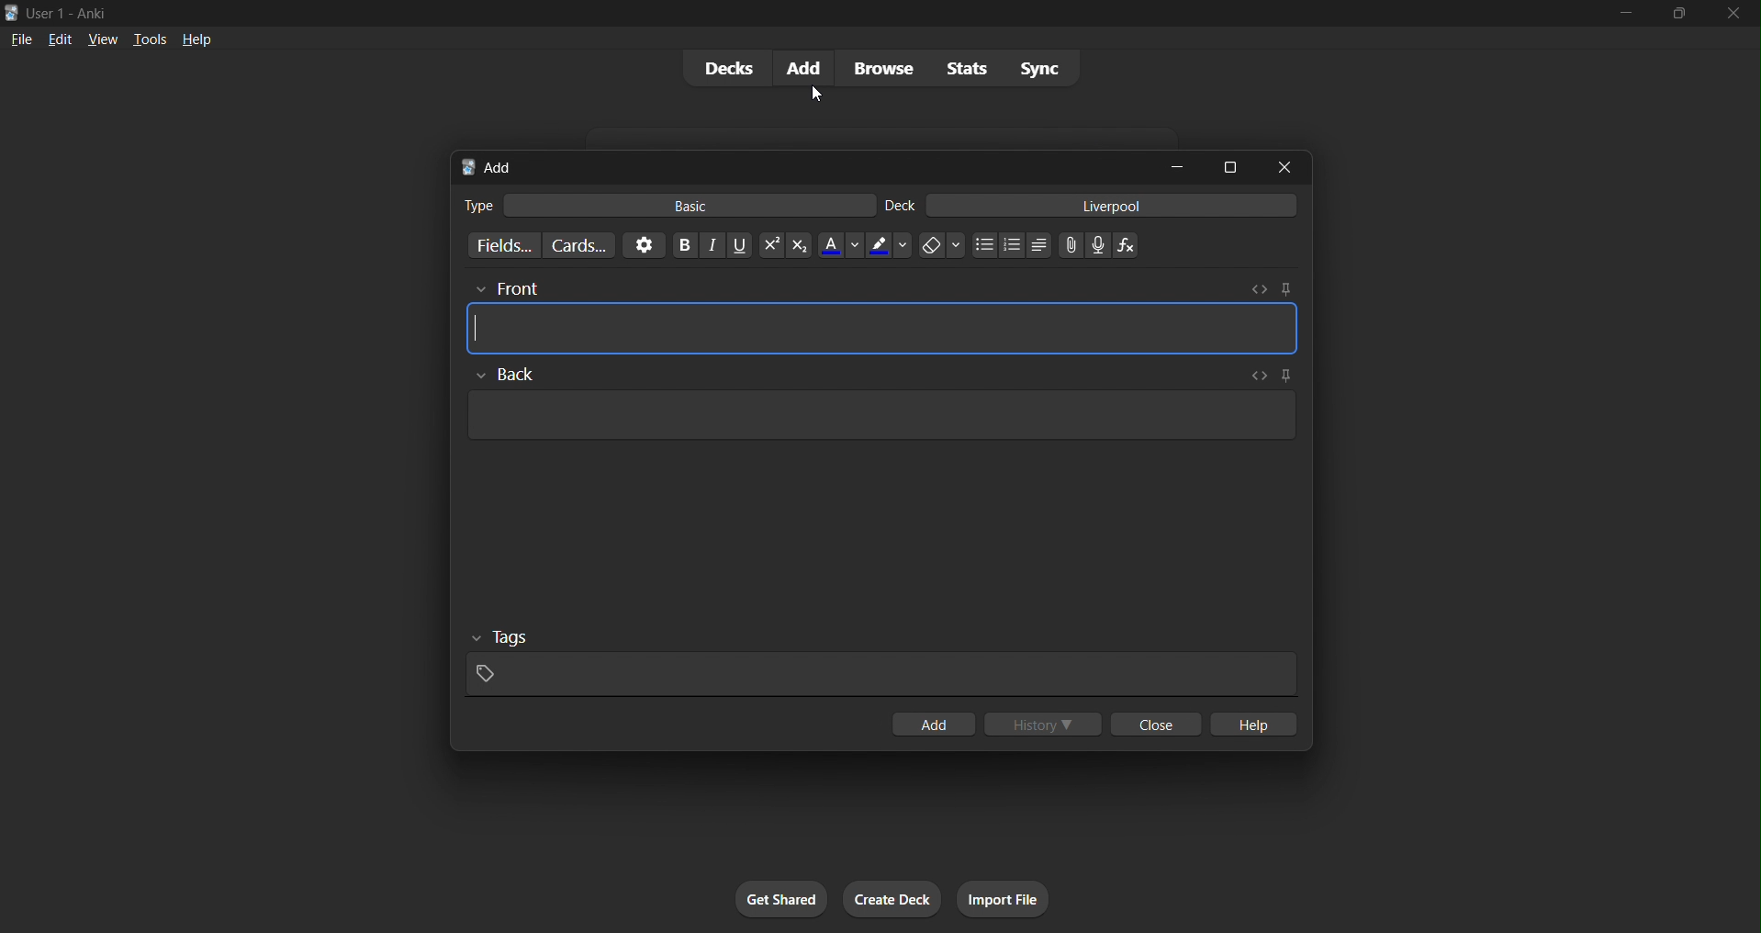 The width and height of the screenshot is (1761, 933). Describe the element at coordinates (798, 69) in the screenshot. I see `add` at that location.